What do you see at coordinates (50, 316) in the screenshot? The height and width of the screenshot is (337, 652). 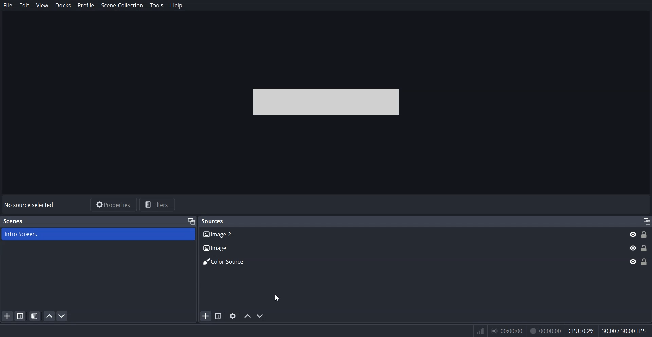 I see `Move Scene Up` at bounding box center [50, 316].